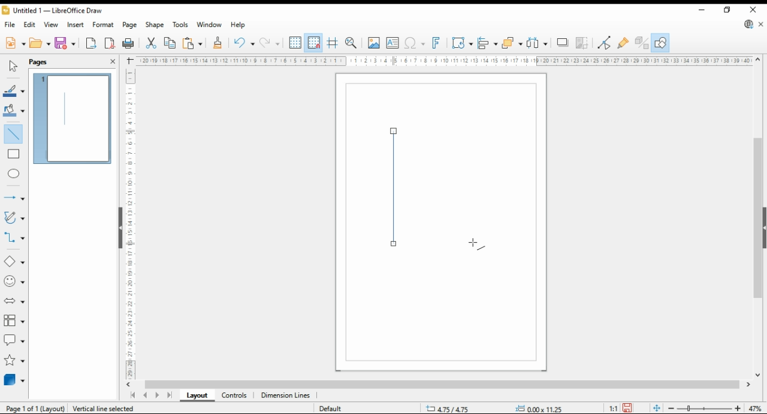  I want to click on crop, so click(584, 43).